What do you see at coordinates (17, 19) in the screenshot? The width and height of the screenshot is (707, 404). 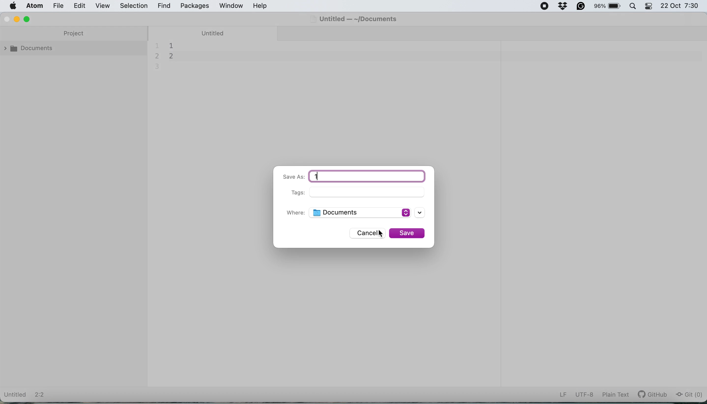 I see `minimise` at bounding box center [17, 19].